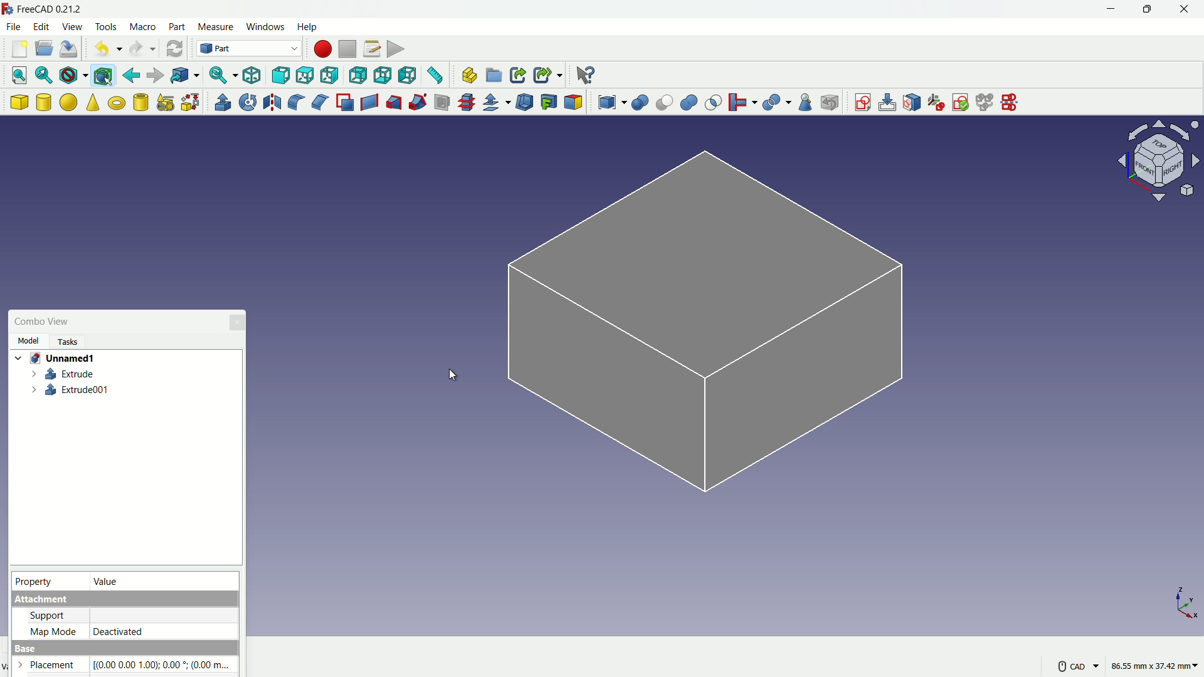 The image size is (1204, 677). I want to click on edit, so click(41, 27).